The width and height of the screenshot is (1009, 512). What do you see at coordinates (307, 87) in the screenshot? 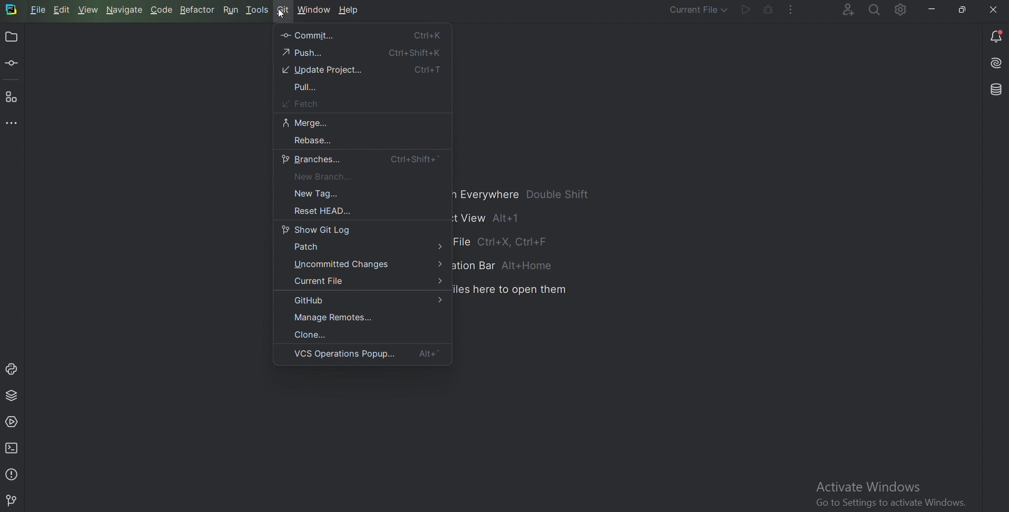
I see `Pull` at bounding box center [307, 87].